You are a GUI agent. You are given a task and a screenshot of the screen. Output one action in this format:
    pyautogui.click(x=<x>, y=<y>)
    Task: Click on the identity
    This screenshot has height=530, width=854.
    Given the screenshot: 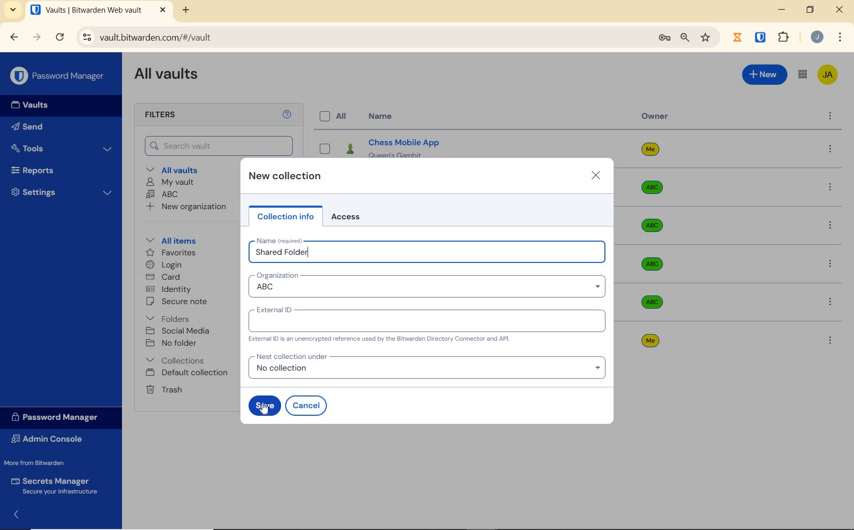 What is the action you would take?
    pyautogui.click(x=175, y=289)
    